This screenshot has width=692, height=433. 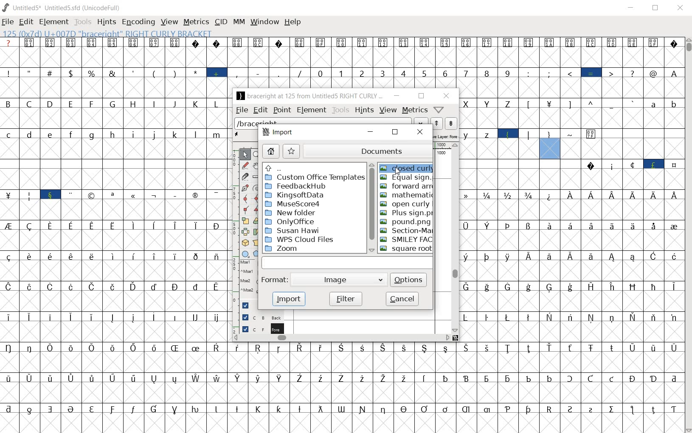 I want to click on FILE, so click(x=8, y=22).